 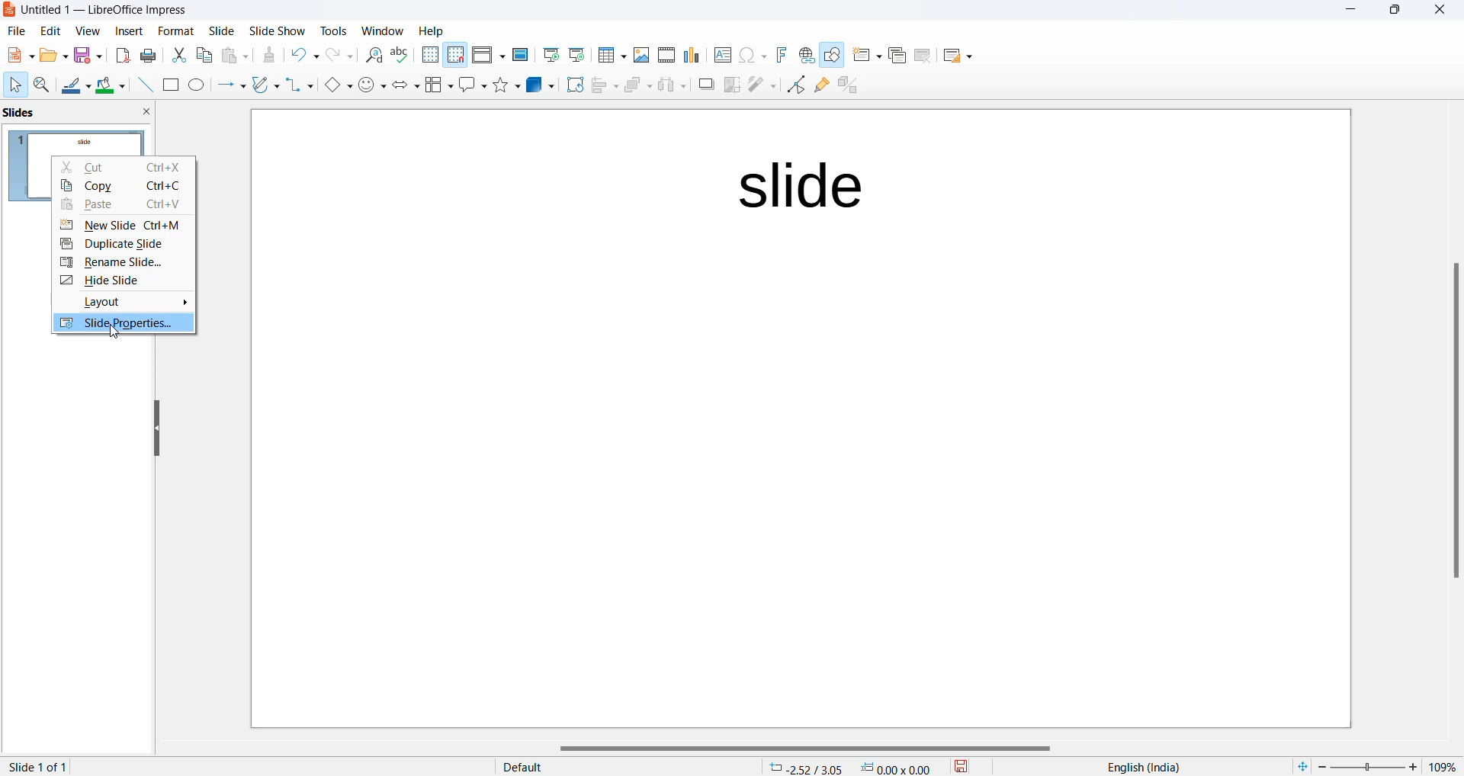 I want to click on paste, so click(x=122, y=206).